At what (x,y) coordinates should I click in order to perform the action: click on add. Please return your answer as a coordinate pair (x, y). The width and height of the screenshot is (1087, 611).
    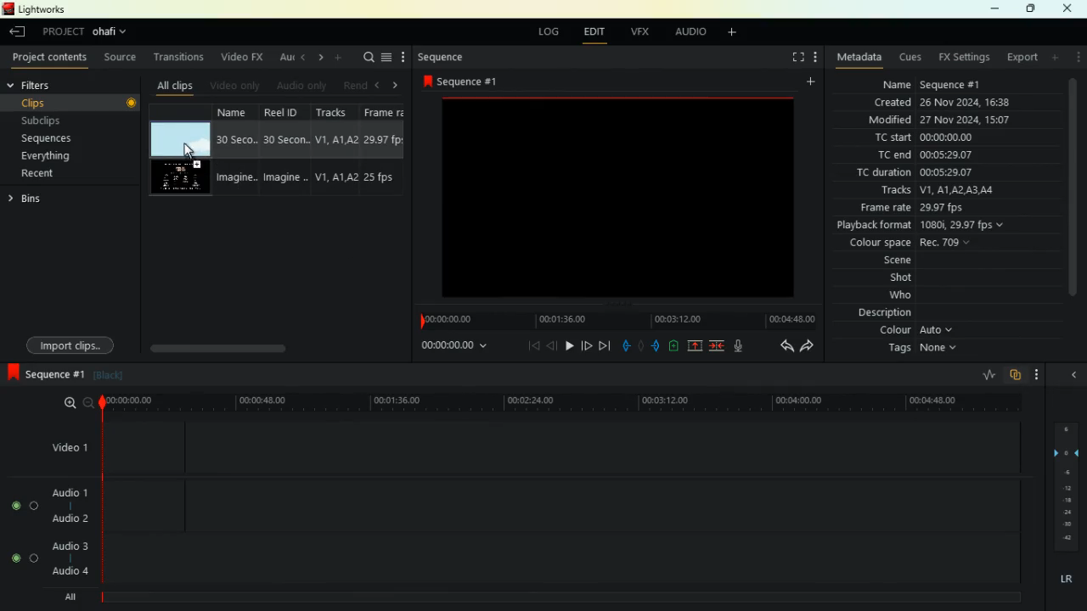
    Looking at the image, I should click on (730, 33).